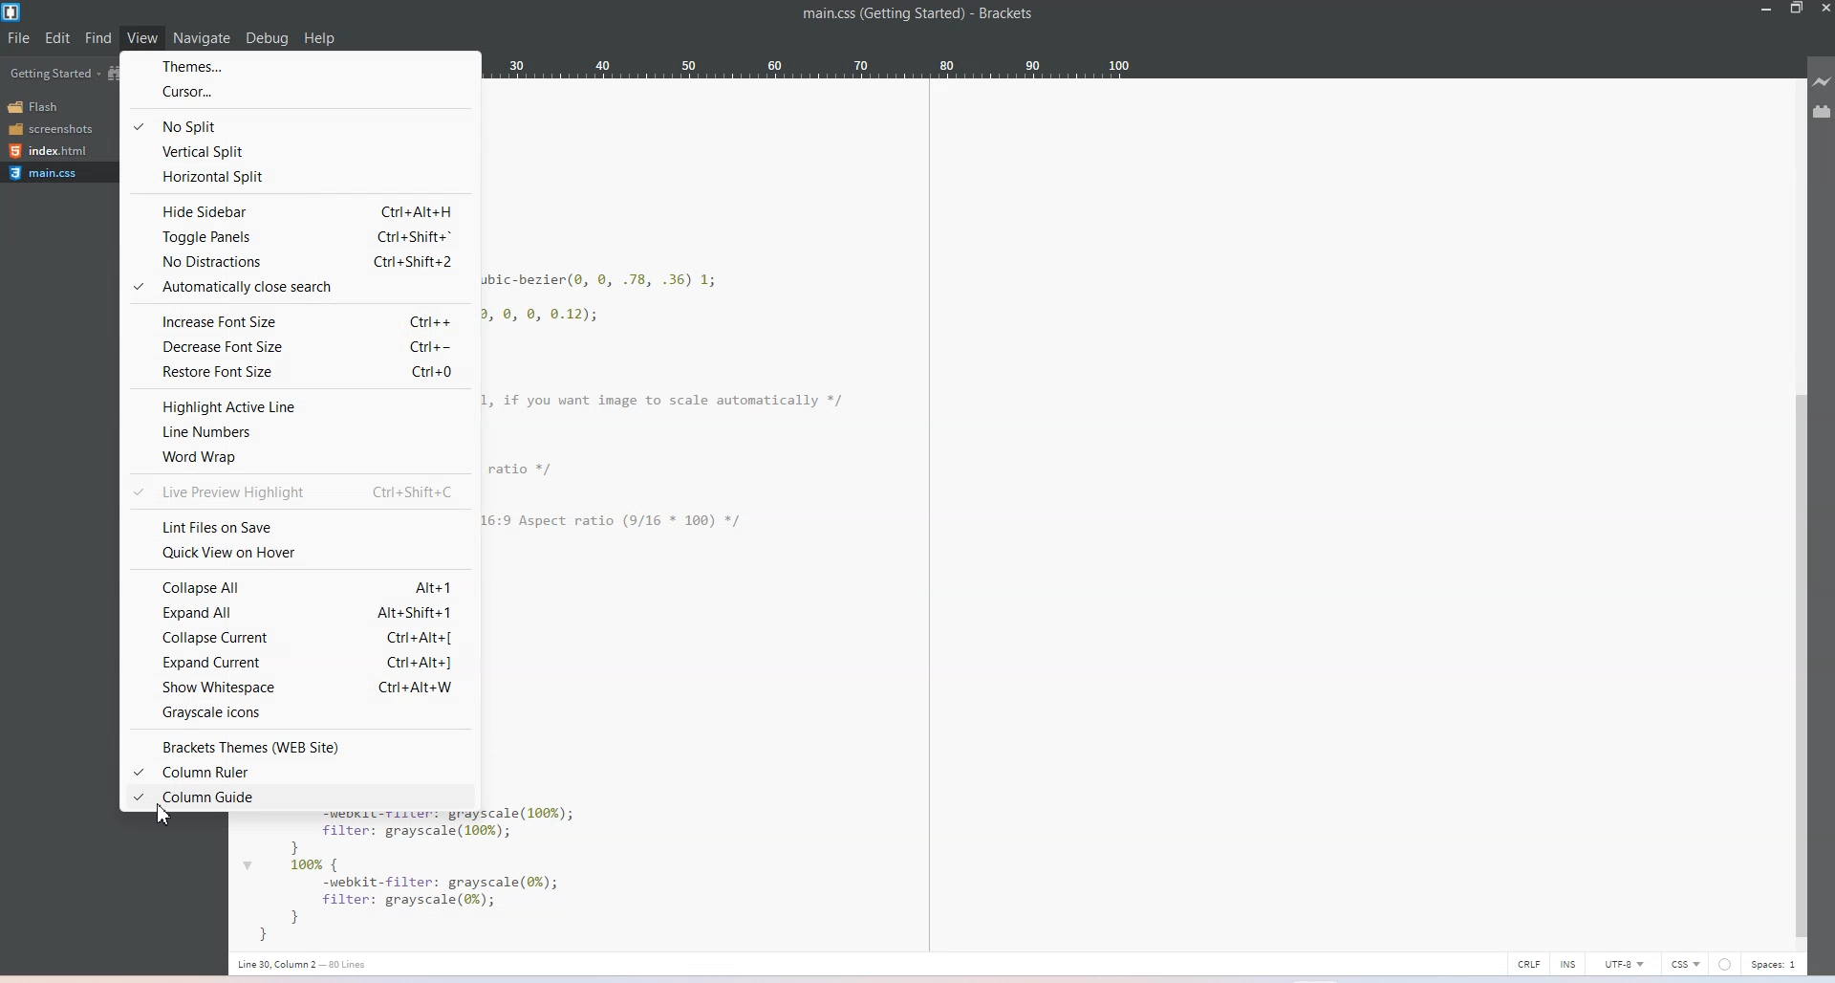 This screenshot has width=1835, height=983. I want to click on CRLF, so click(1526, 962).